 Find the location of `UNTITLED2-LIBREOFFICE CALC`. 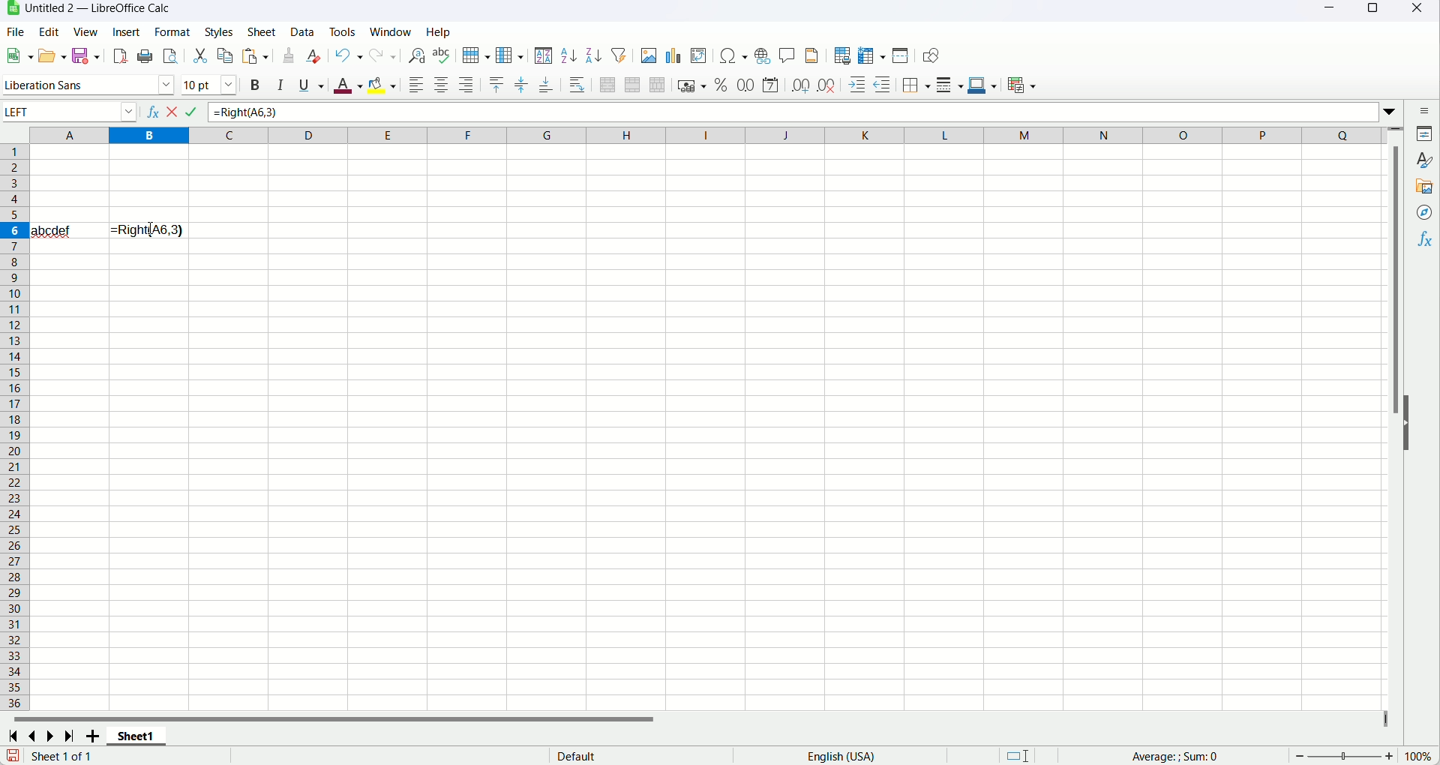

UNTITLED2-LIBREOFFICE CALC is located at coordinates (99, 7).